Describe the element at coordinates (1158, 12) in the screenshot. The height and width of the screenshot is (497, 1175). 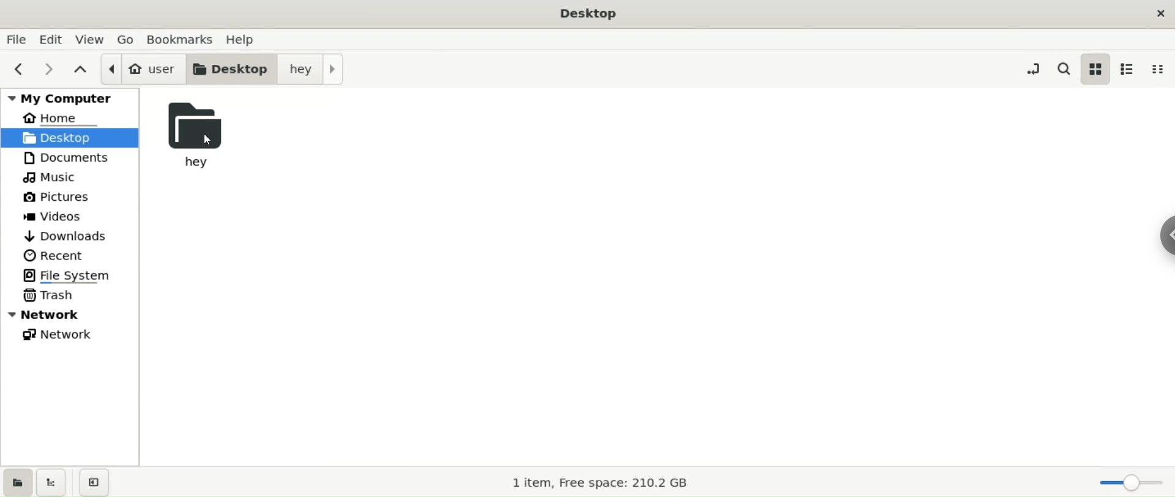
I see `close` at that location.